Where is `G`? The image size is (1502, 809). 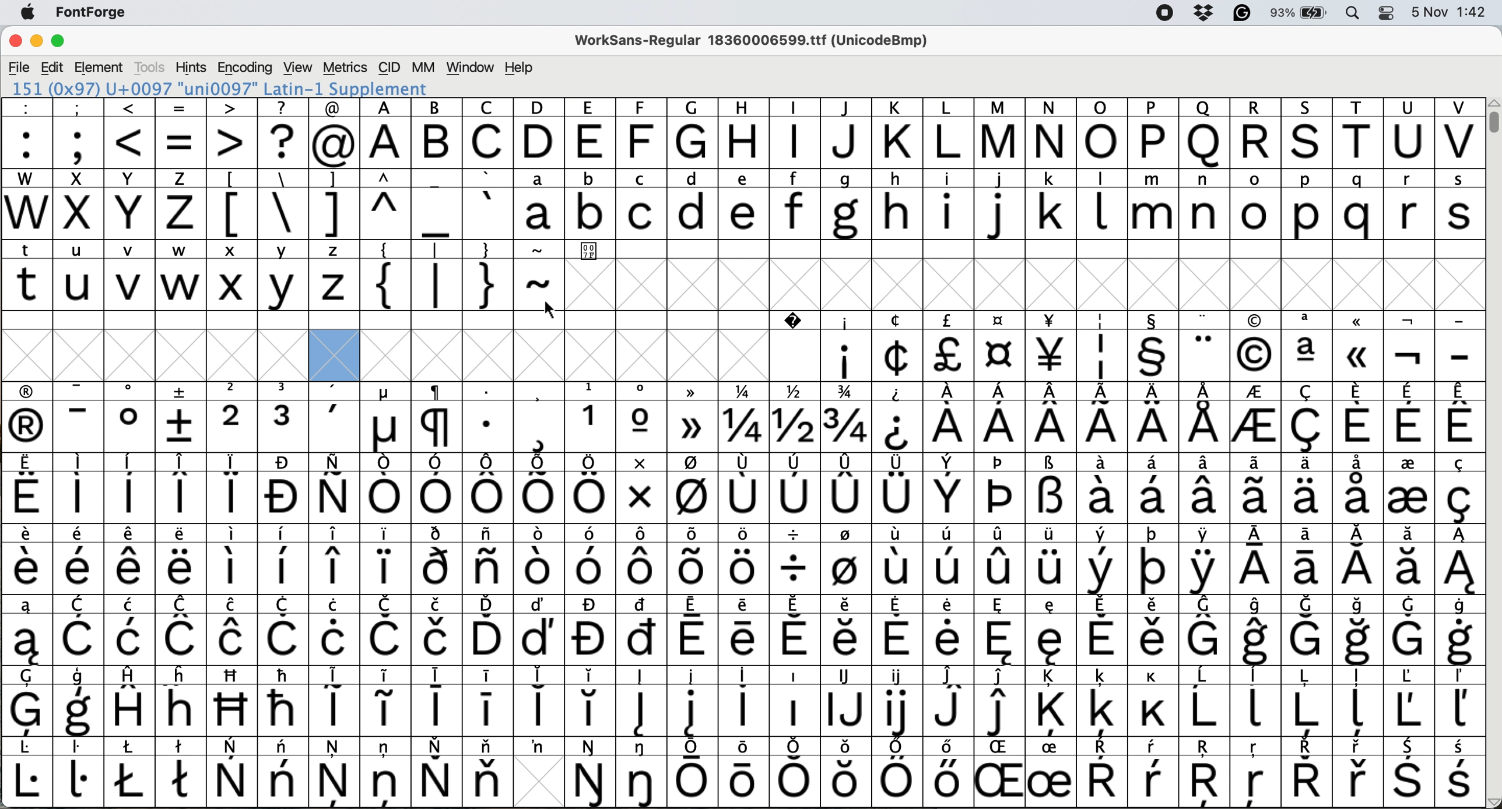
G is located at coordinates (693, 132).